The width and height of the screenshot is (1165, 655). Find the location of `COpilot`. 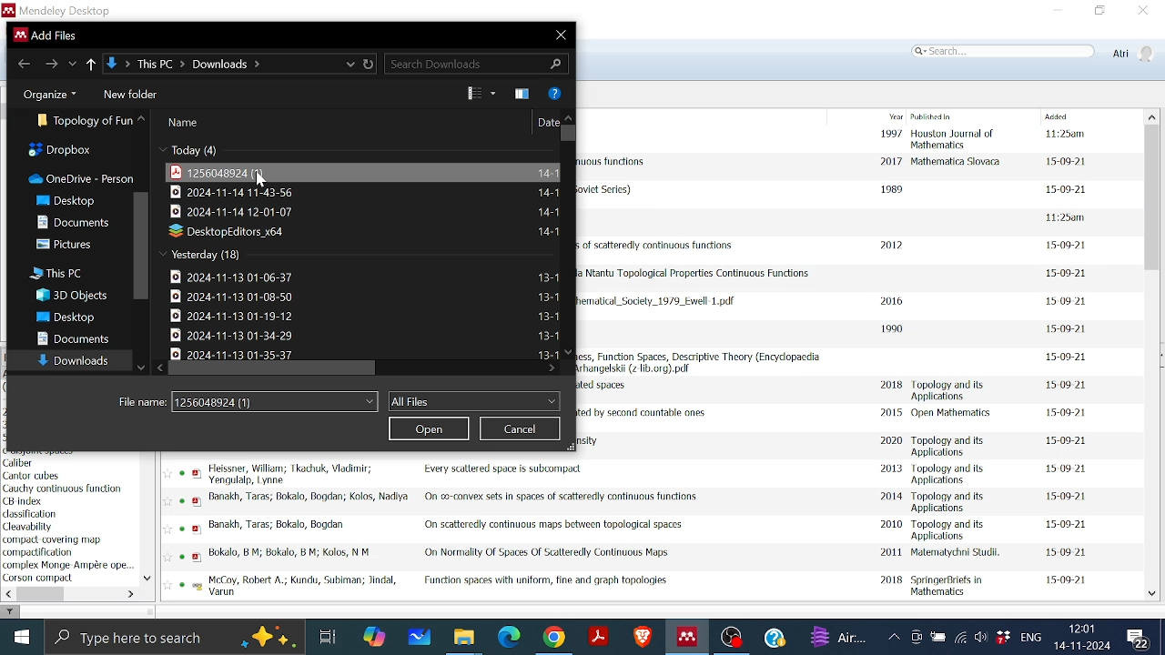

COpilot is located at coordinates (373, 637).